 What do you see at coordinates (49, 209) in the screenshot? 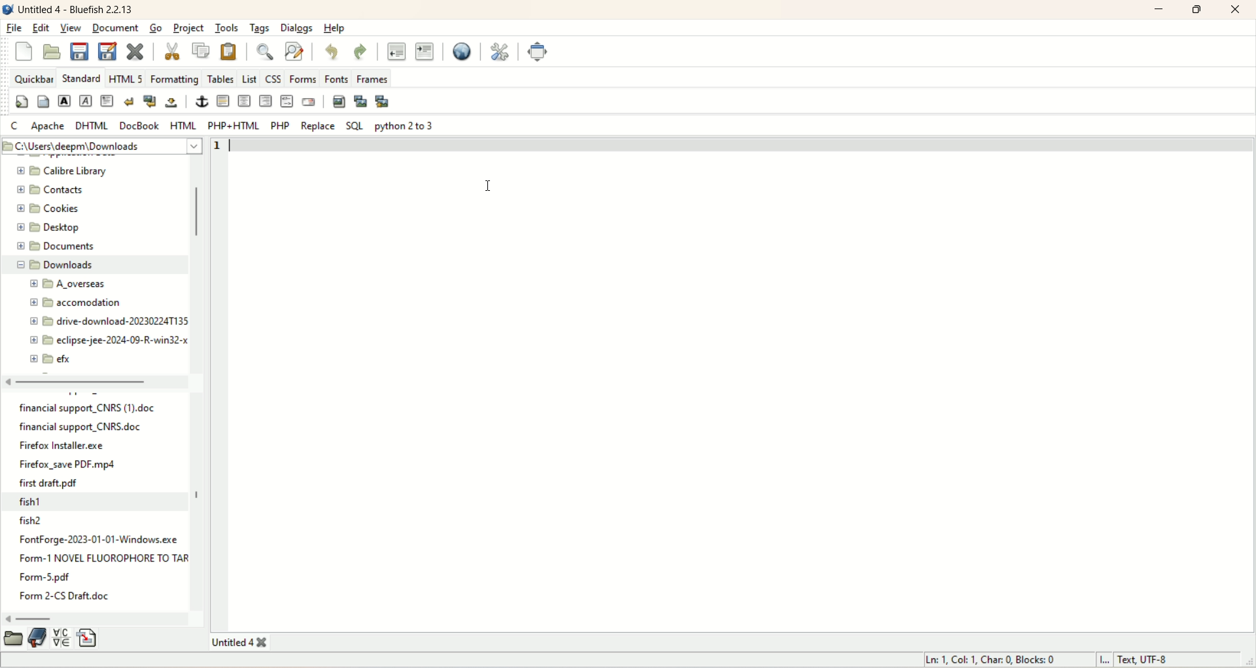
I see `cookies` at bounding box center [49, 209].